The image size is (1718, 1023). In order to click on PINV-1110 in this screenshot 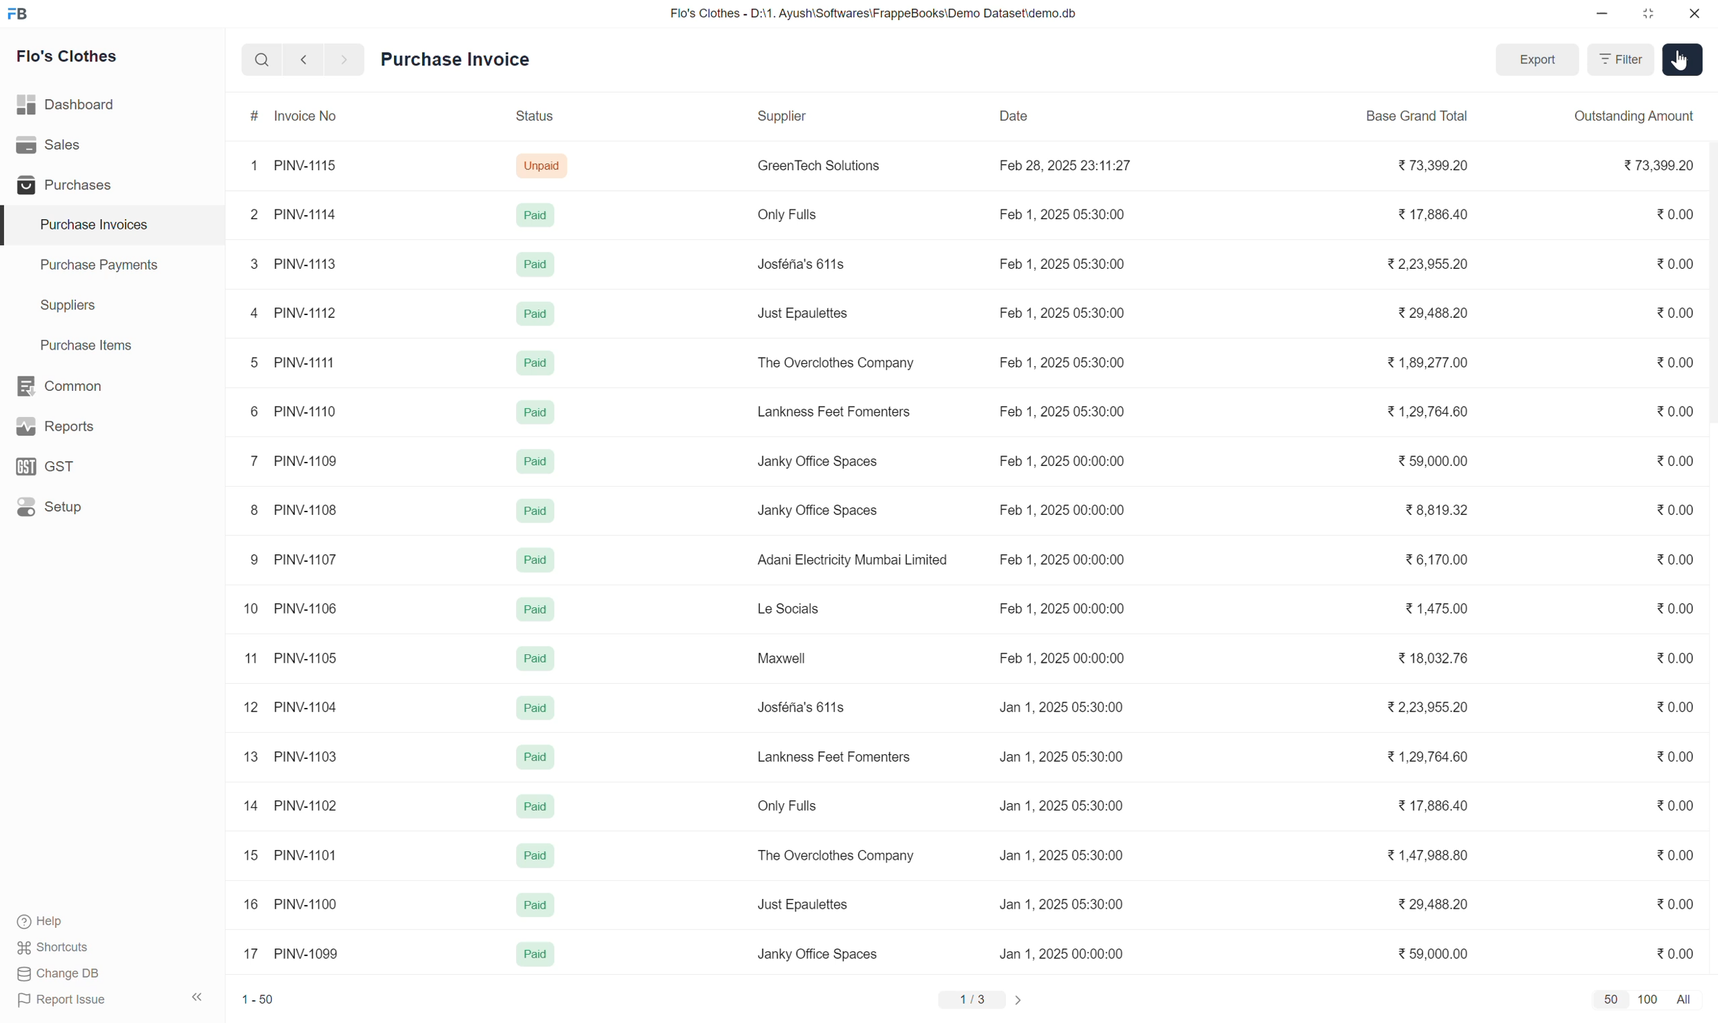, I will do `click(306, 414)`.